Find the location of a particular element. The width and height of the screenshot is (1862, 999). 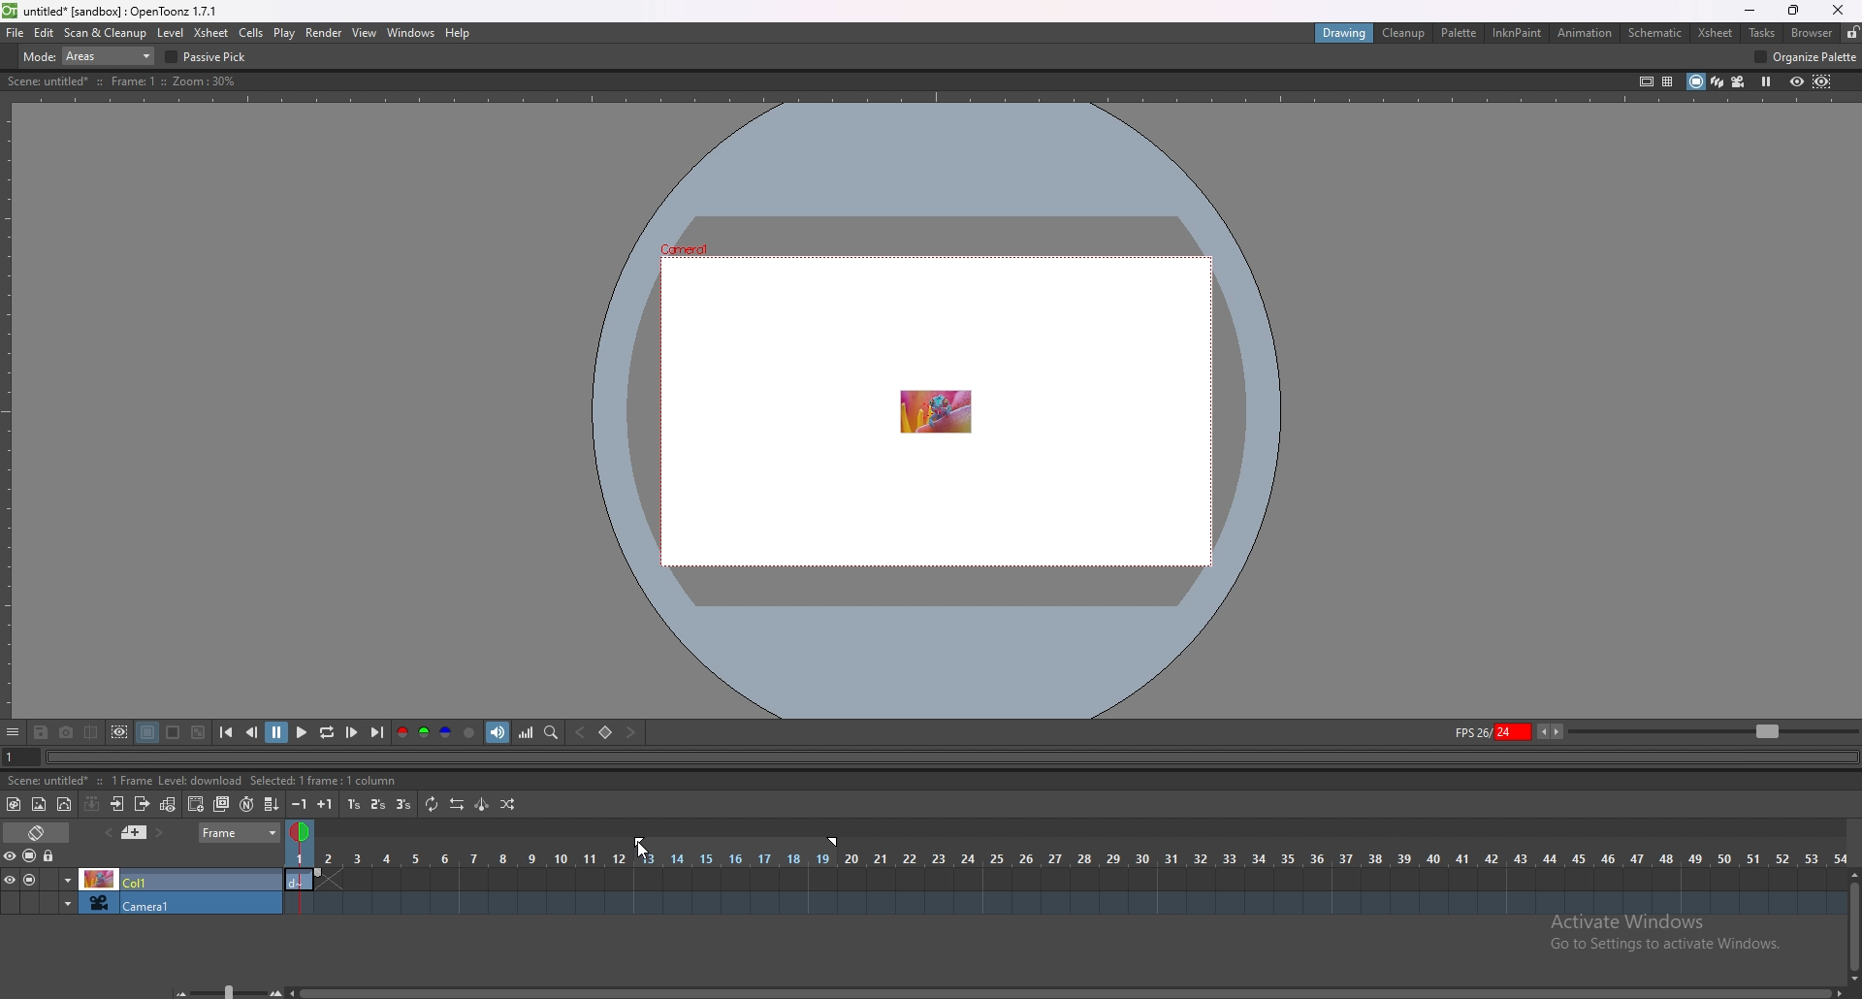

timeline is located at coordinates (1063, 903).